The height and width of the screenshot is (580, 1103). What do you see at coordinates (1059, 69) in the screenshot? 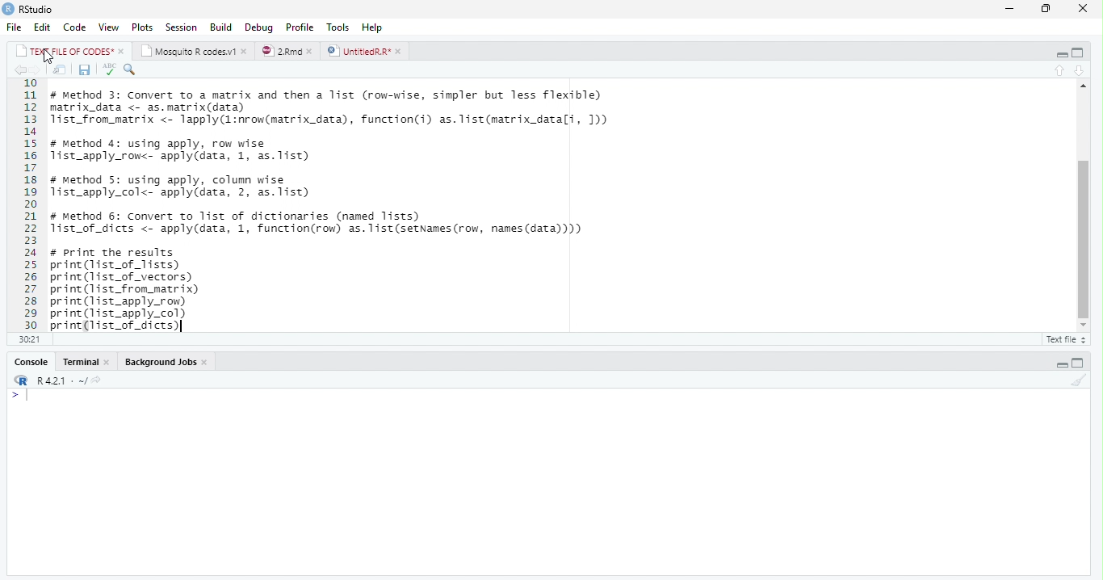
I see `Previous section` at bounding box center [1059, 69].